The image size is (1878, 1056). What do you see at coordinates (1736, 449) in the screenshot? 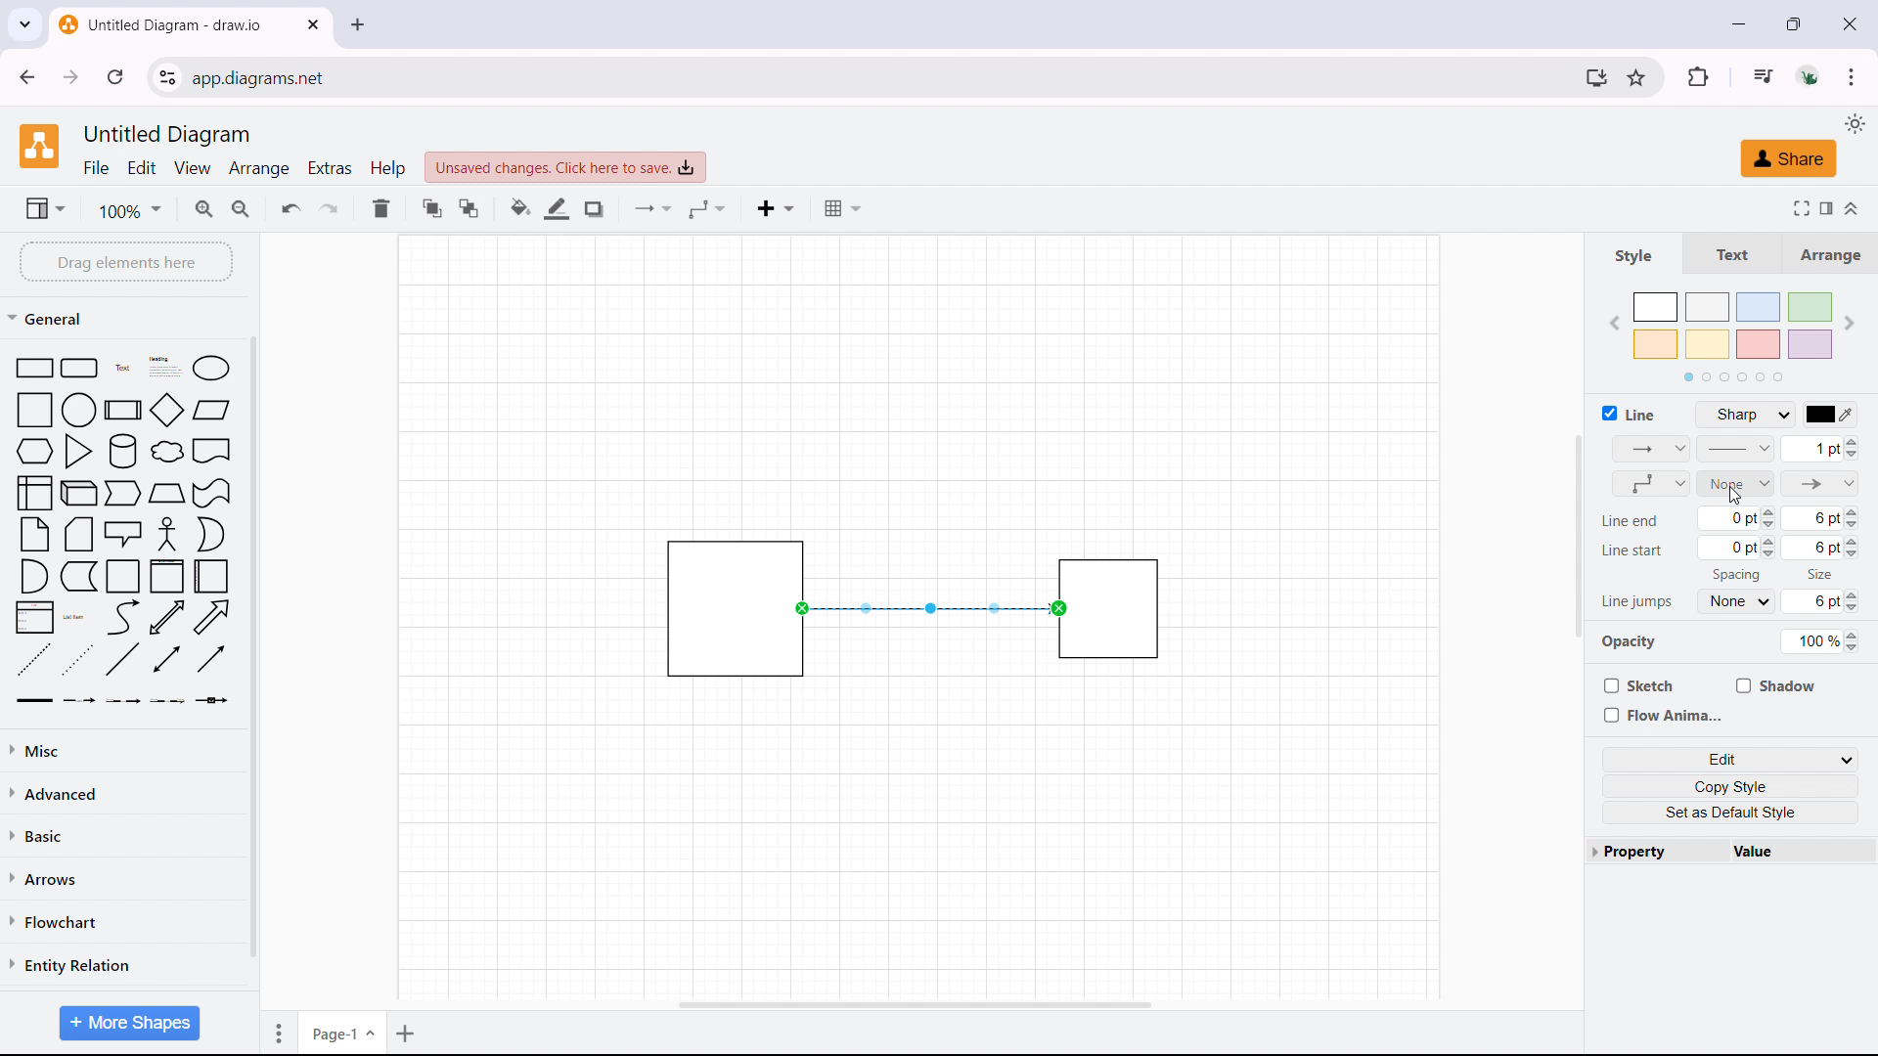
I see `patterns` at bounding box center [1736, 449].